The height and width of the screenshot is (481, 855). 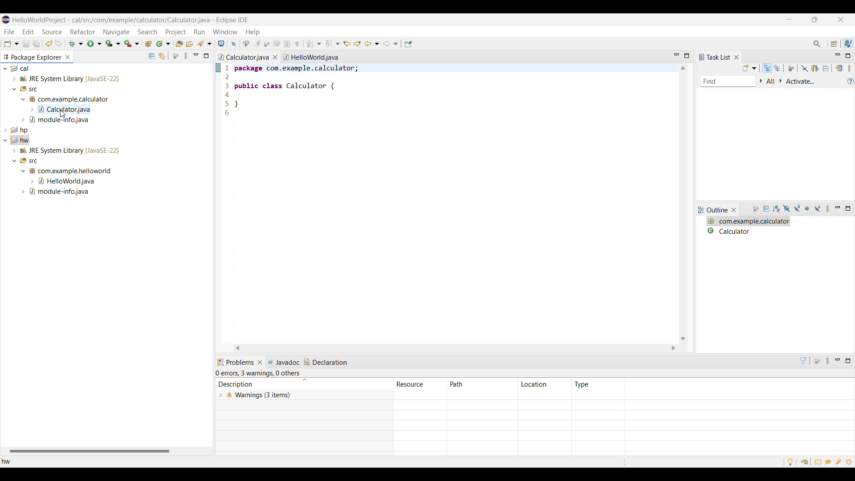 I want to click on Quick slide to bottom, so click(x=683, y=339).